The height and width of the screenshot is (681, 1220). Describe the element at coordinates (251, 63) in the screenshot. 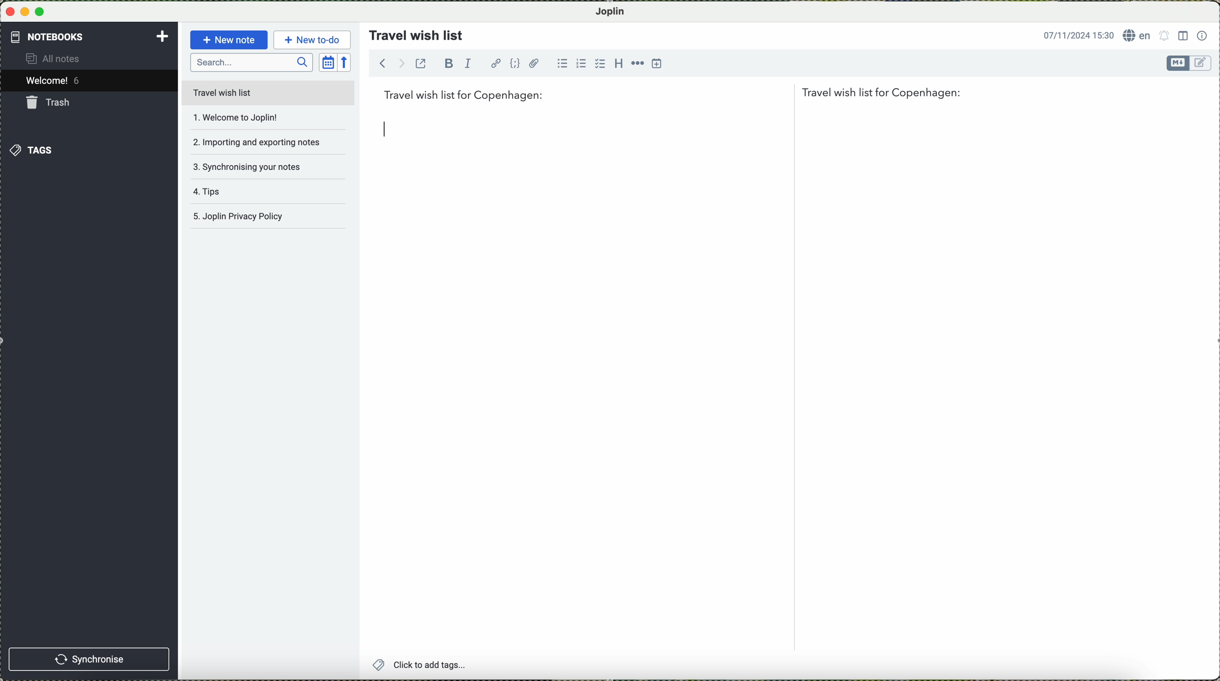

I see `search bar` at that location.